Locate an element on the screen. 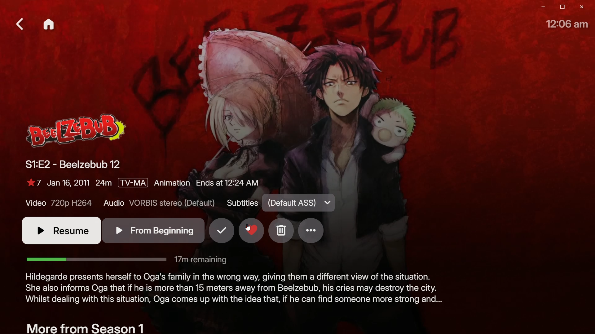 The height and width of the screenshot is (334, 595). Video Quality is located at coordinates (59, 204).